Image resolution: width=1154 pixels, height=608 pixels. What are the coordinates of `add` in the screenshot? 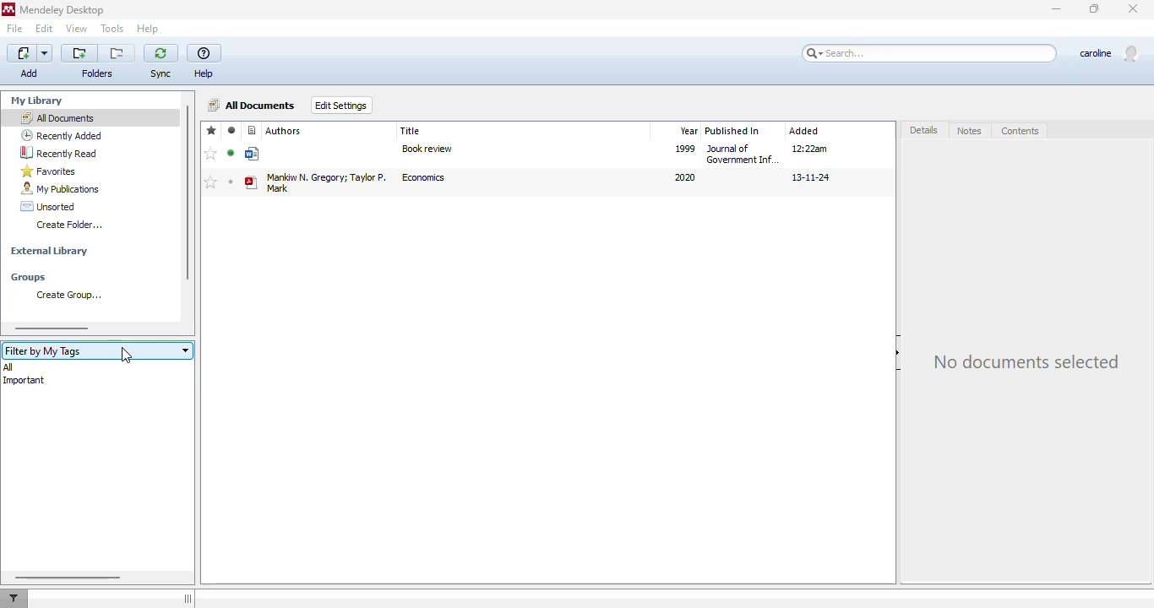 It's located at (30, 62).